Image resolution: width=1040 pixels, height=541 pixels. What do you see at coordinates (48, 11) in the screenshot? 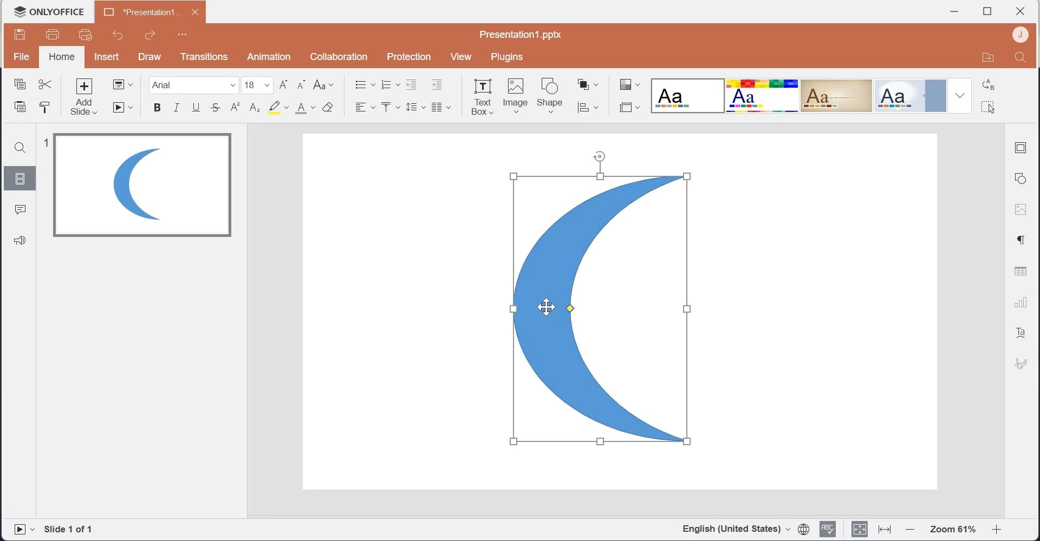
I see `Logo` at bounding box center [48, 11].